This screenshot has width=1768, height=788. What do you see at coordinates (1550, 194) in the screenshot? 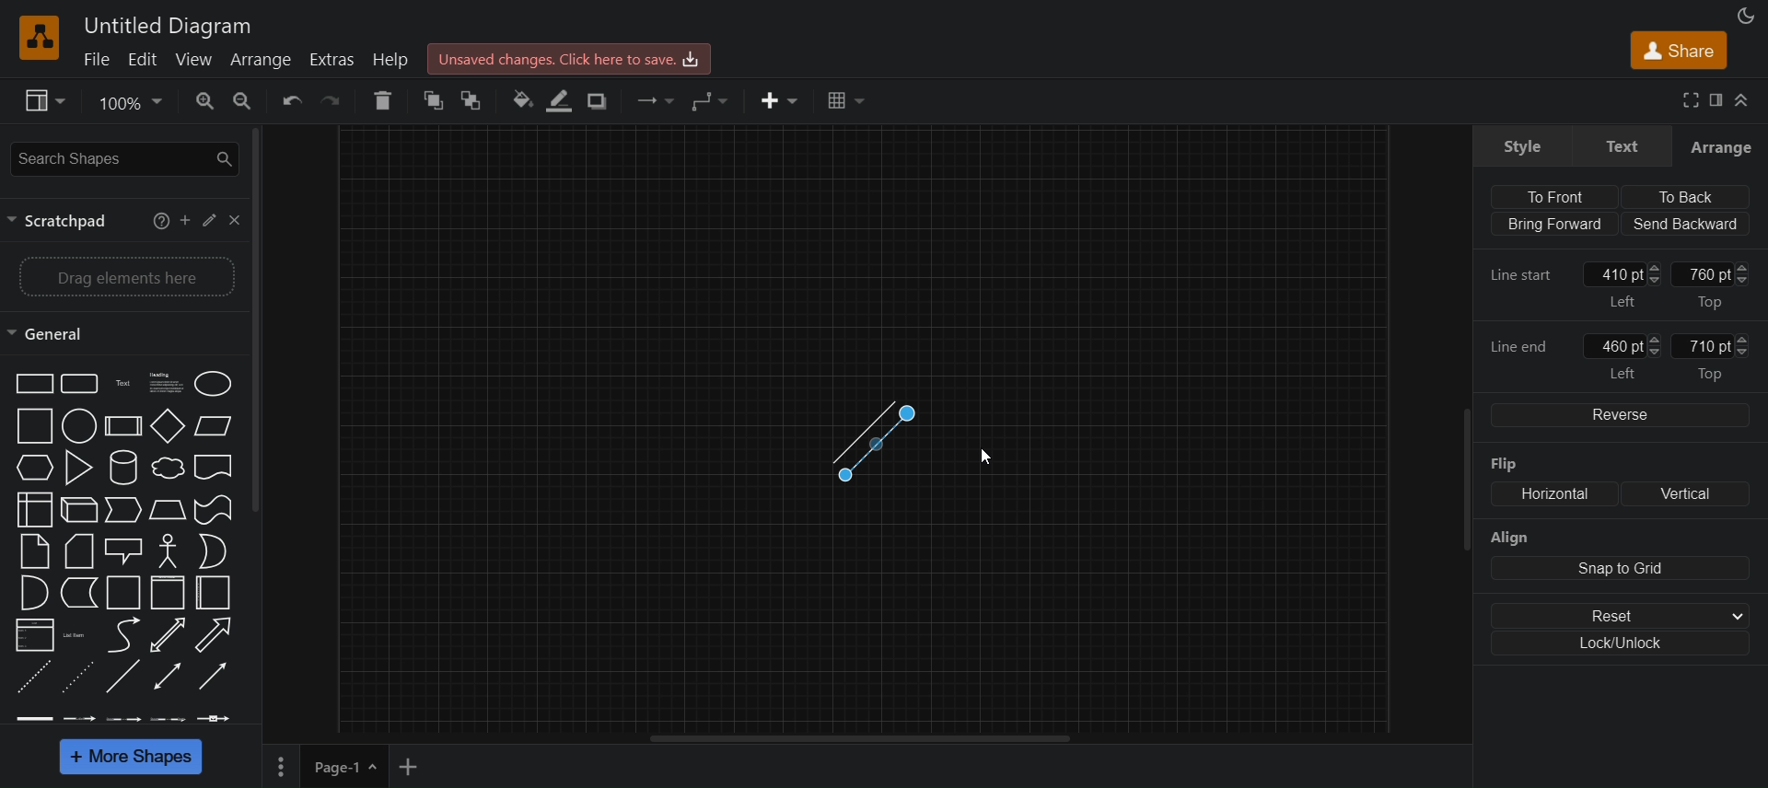
I see `to front` at bounding box center [1550, 194].